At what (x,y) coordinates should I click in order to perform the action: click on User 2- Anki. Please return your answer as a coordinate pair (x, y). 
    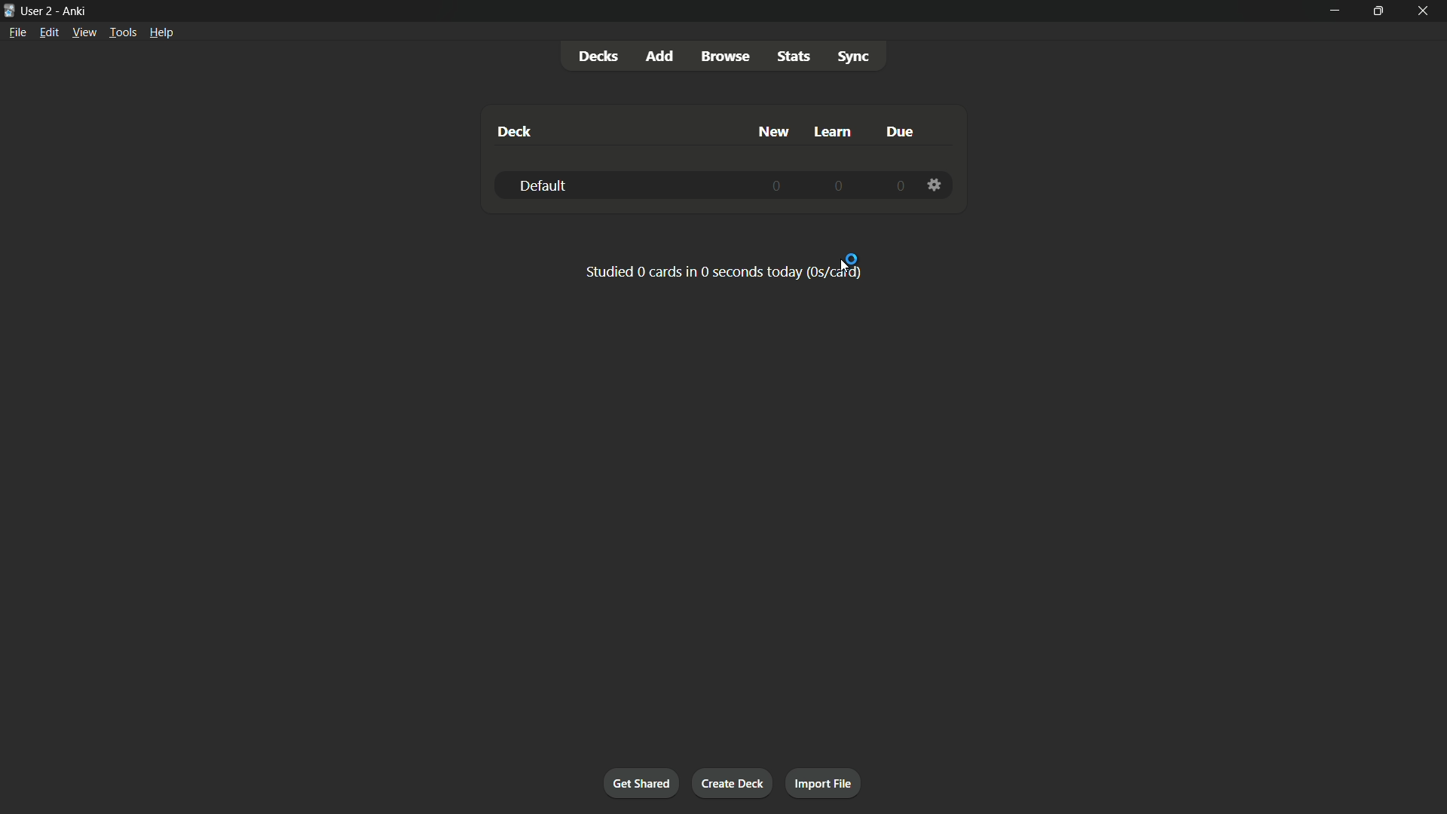
    Looking at the image, I should click on (652, 11).